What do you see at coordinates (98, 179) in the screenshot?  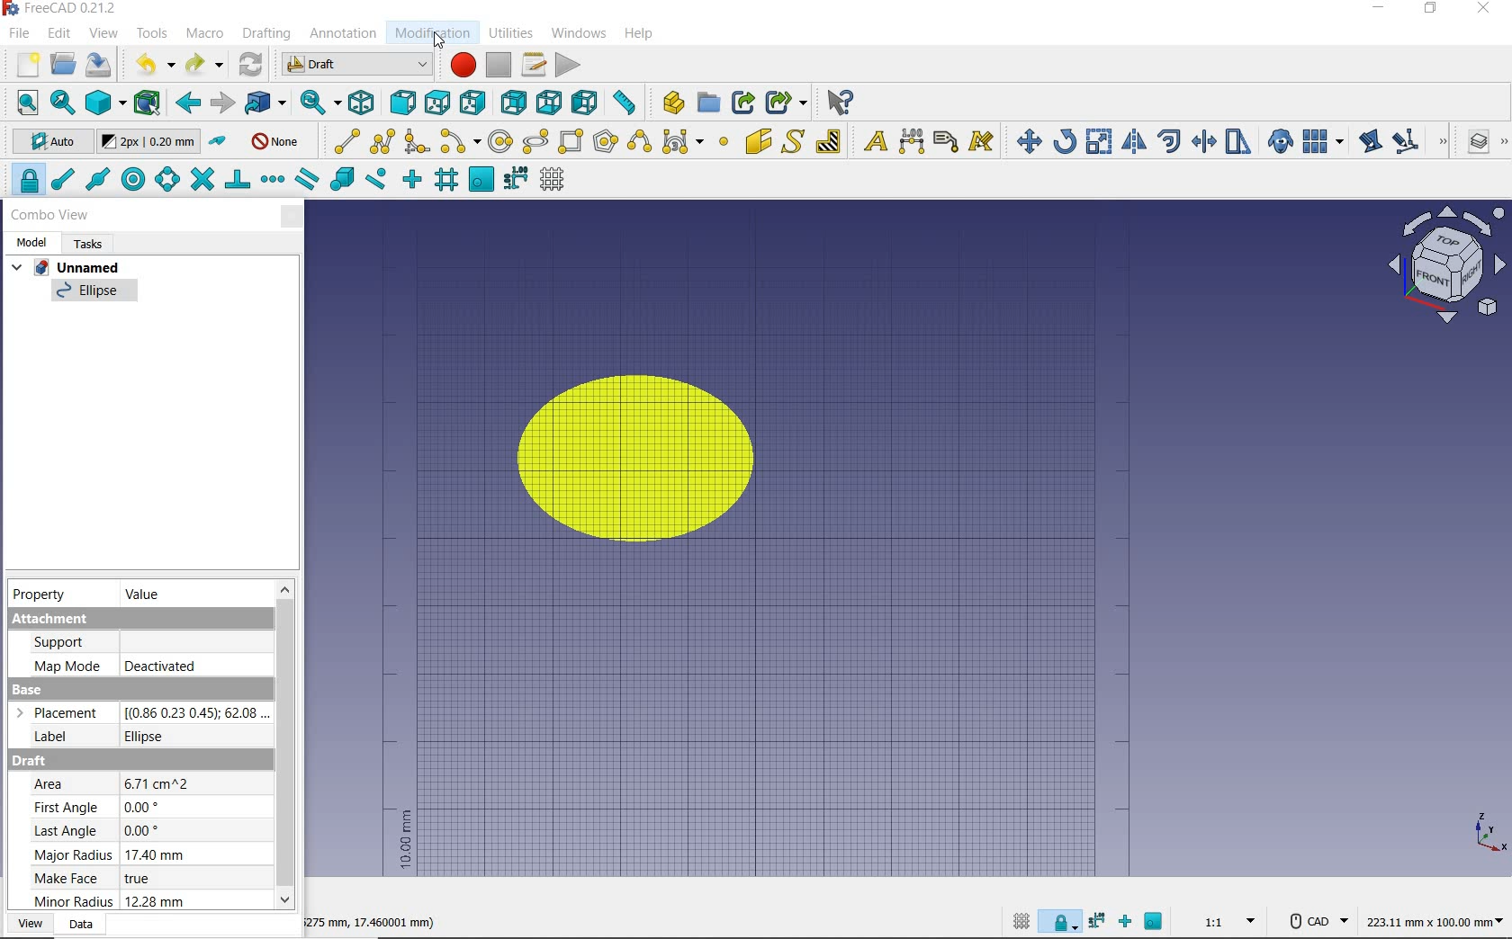 I see `snap midpoint` at bounding box center [98, 179].